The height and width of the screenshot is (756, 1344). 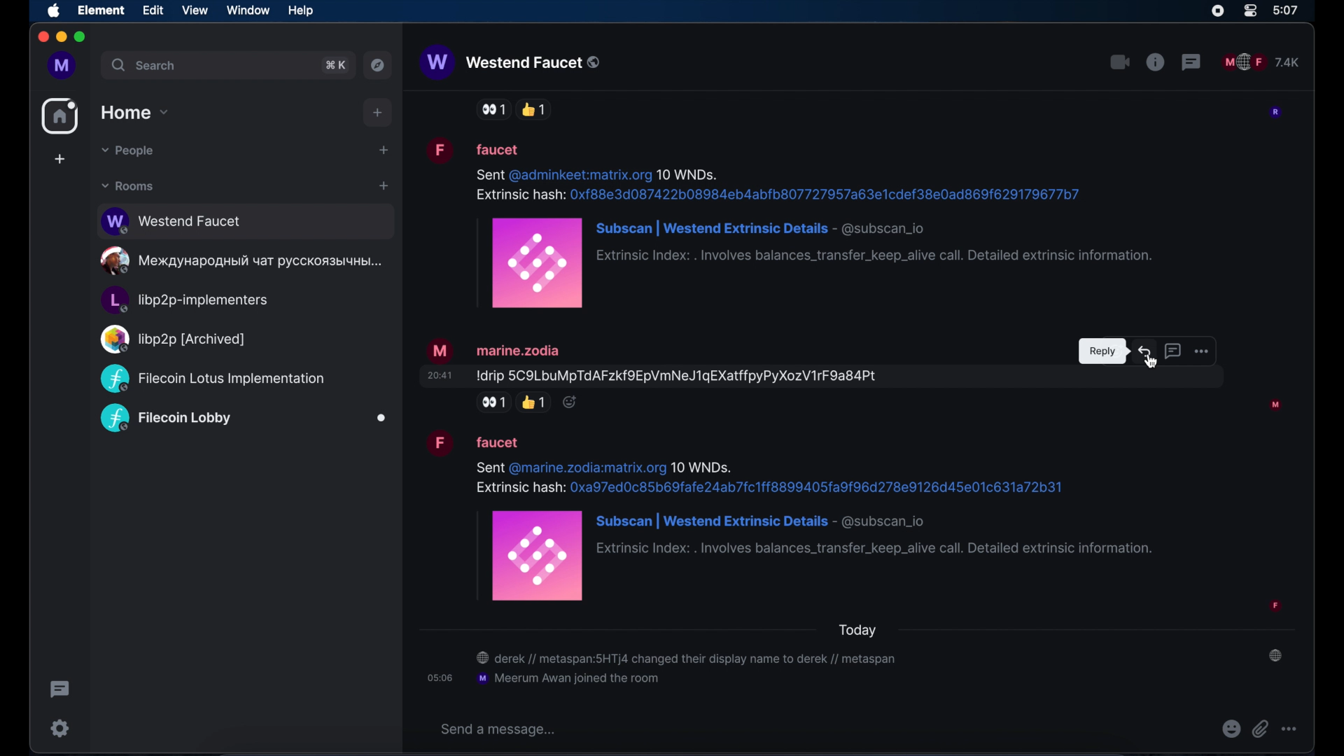 I want to click on explore public rooms, so click(x=378, y=65).